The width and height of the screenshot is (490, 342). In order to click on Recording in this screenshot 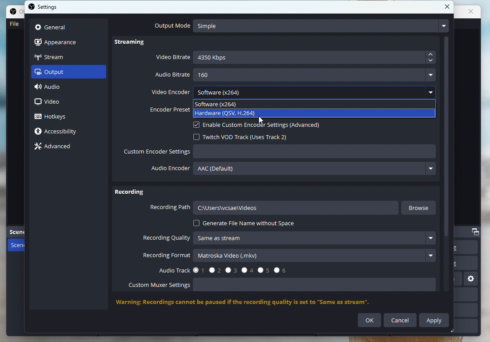, I will do `click(129, 193)`.